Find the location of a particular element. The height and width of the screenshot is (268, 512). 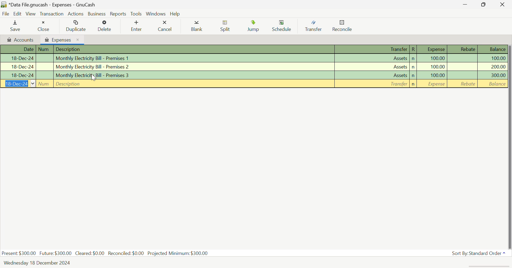

Jump is located at coordinates (255, 27).